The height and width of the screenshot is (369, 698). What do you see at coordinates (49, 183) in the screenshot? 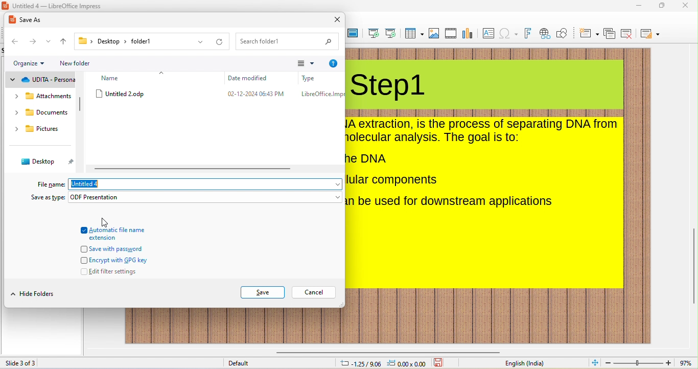
I see `file name` at bounding box center [49, 183].